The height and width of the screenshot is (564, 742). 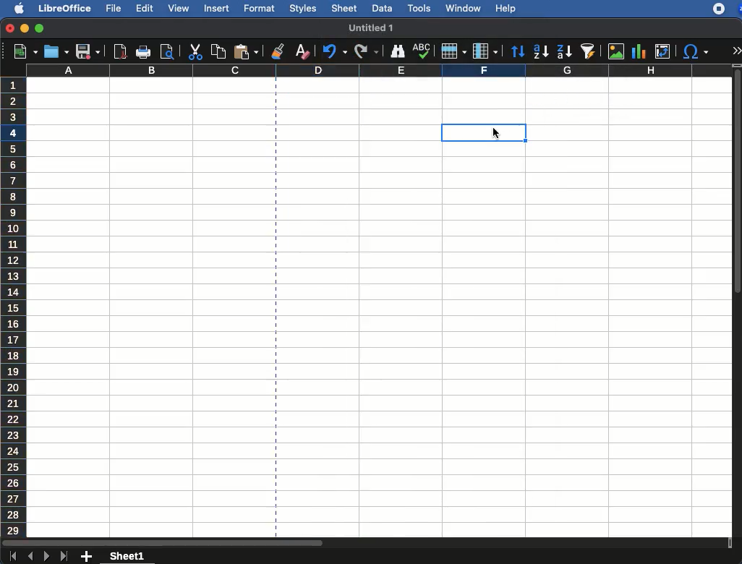 I want to click on data, so click(x=382, y=7).